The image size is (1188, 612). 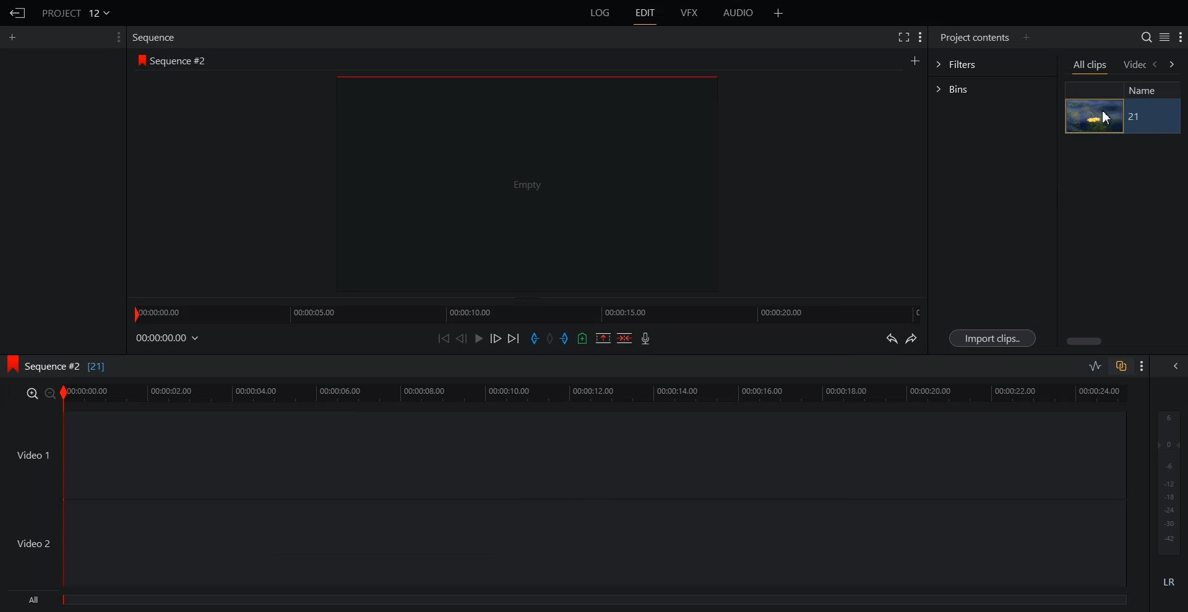 I want to click on Sequence, so click(x=157, y=36).